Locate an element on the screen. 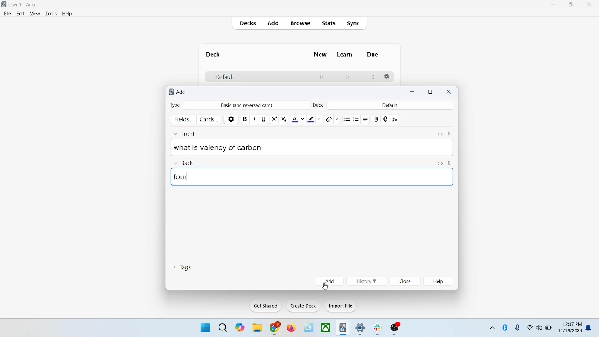  close is located at coordinates (591, 6).